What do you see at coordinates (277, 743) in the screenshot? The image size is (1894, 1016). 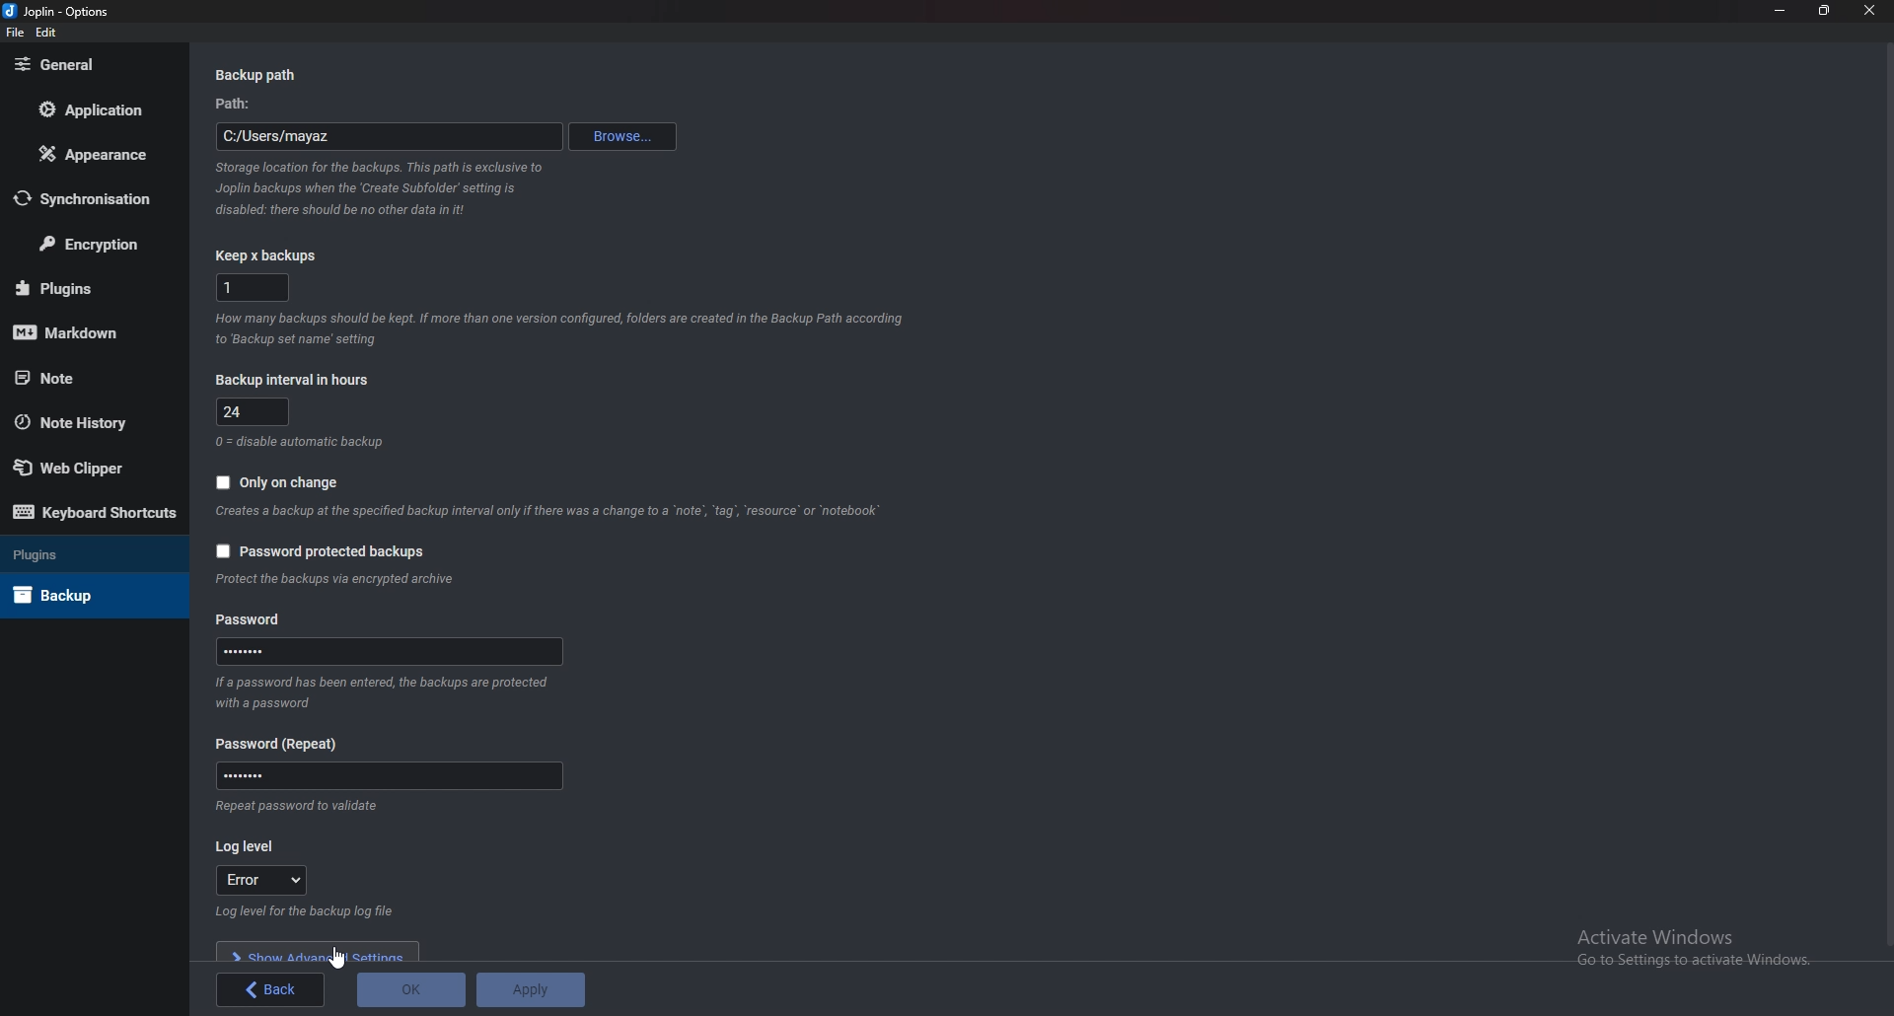 I see `Password` at bounding box center [277, 743].